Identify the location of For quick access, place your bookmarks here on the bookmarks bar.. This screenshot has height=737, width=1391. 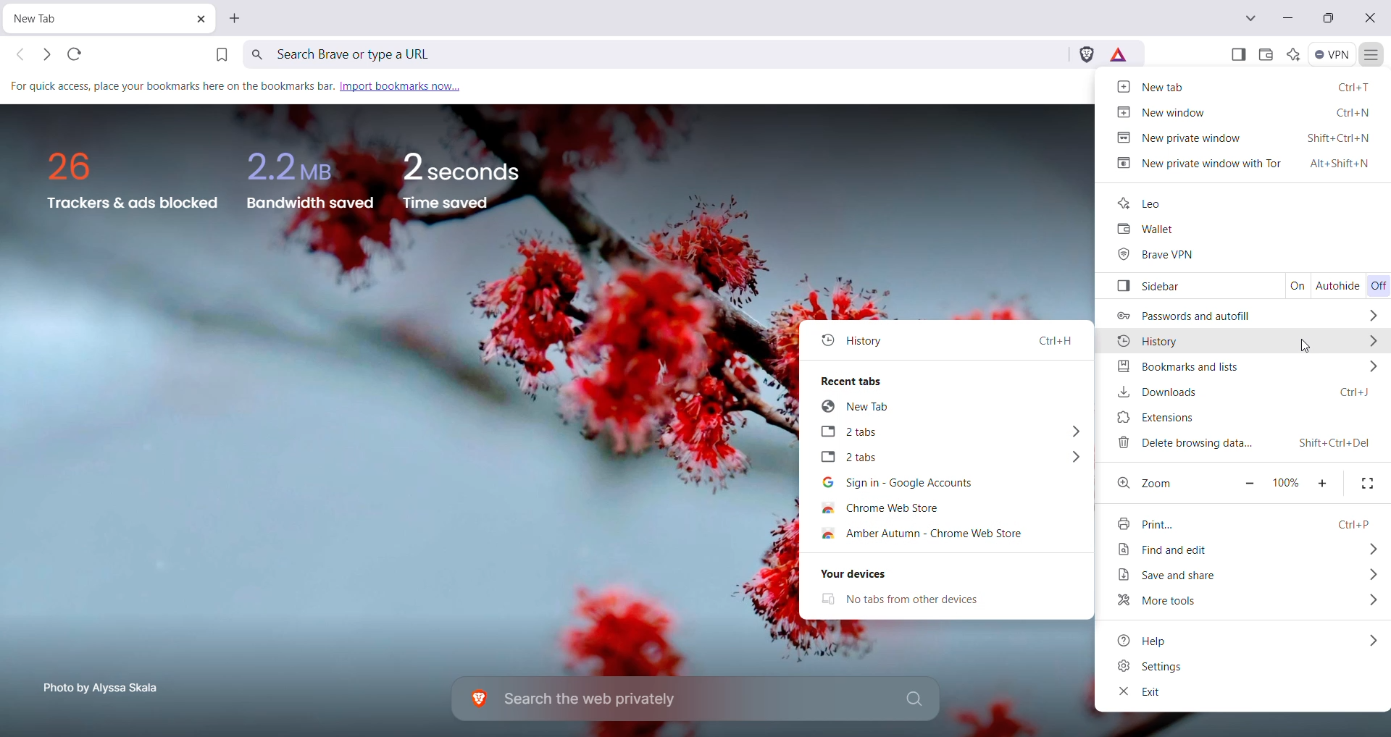
(170, 87).